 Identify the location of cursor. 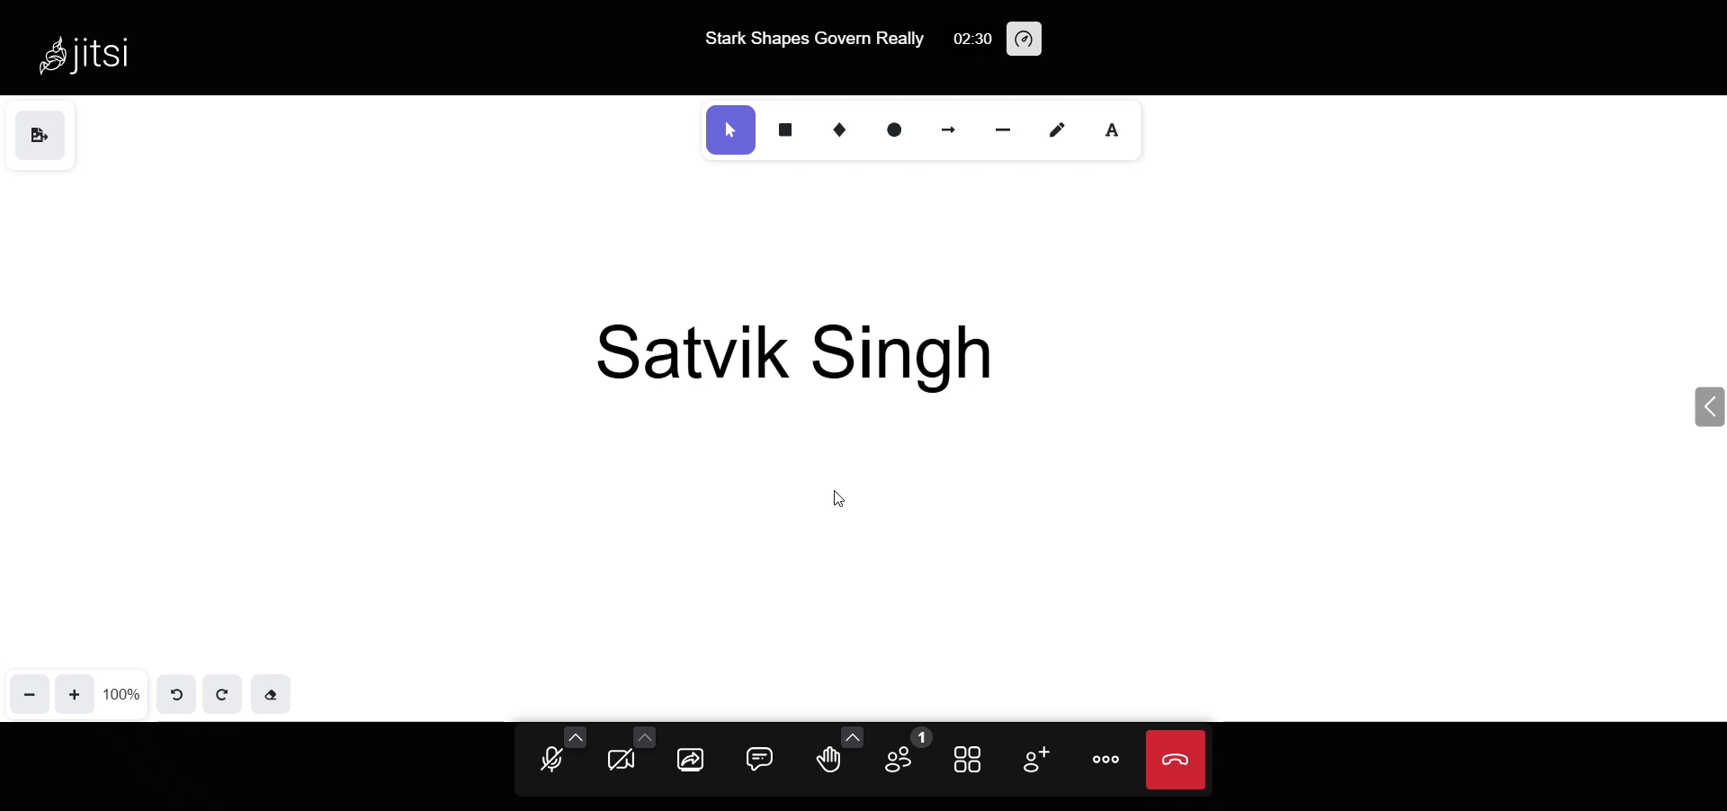
(846, 506).